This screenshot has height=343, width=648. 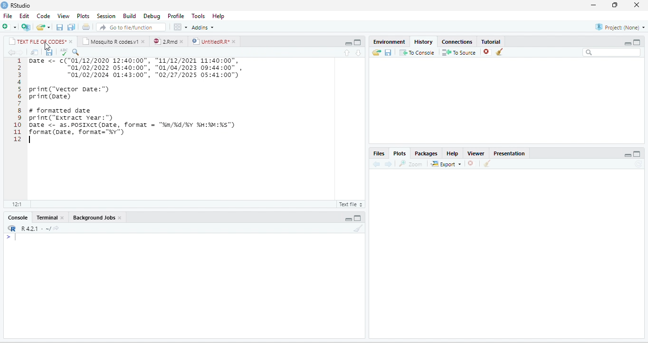 I want to click on Debug, so click(x=152, y=16).